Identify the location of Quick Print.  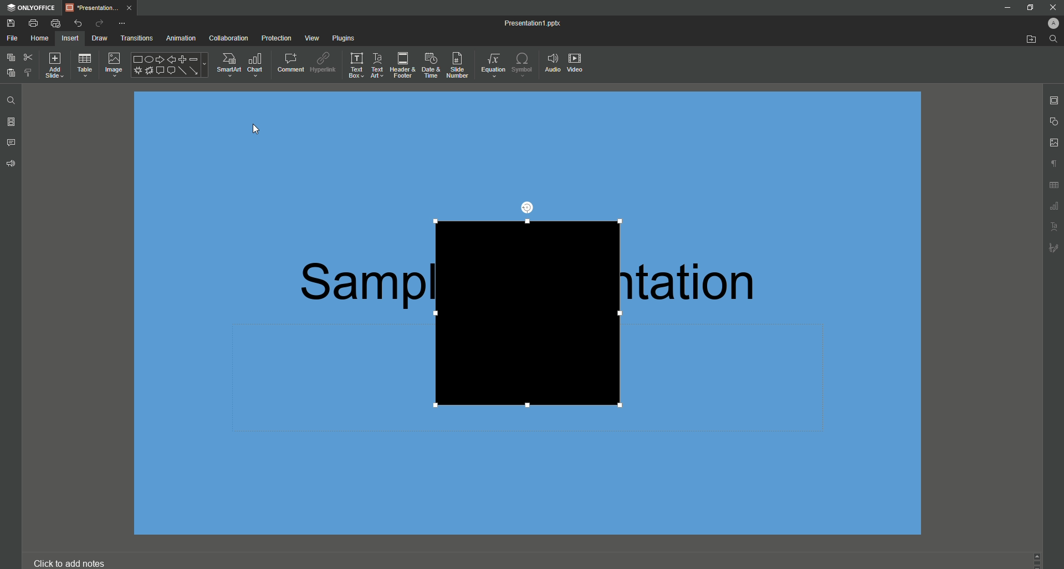
(55, 23).